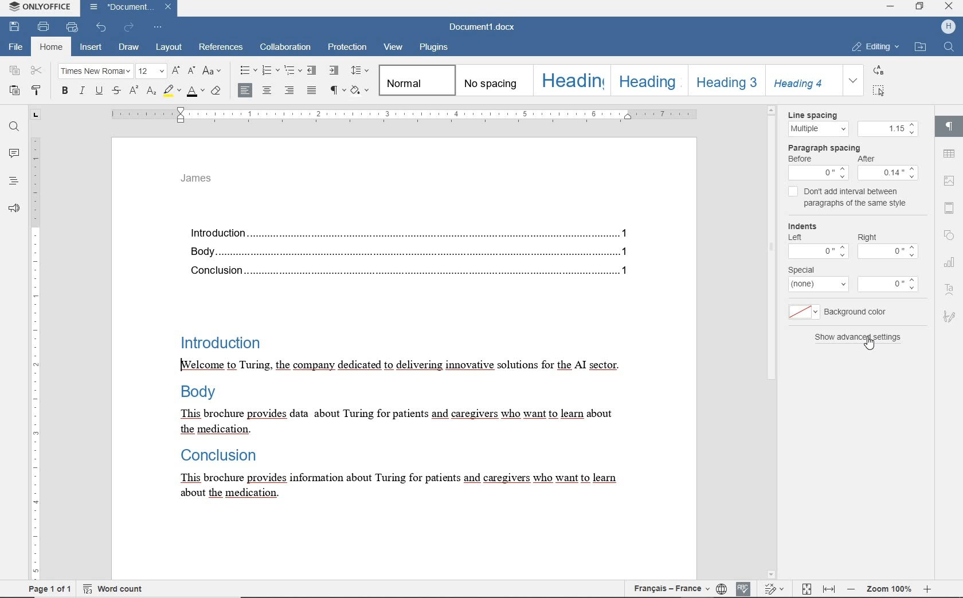 The height and width of the screenshot is (598, 963). I want to click on introduction, so click(417, 233).